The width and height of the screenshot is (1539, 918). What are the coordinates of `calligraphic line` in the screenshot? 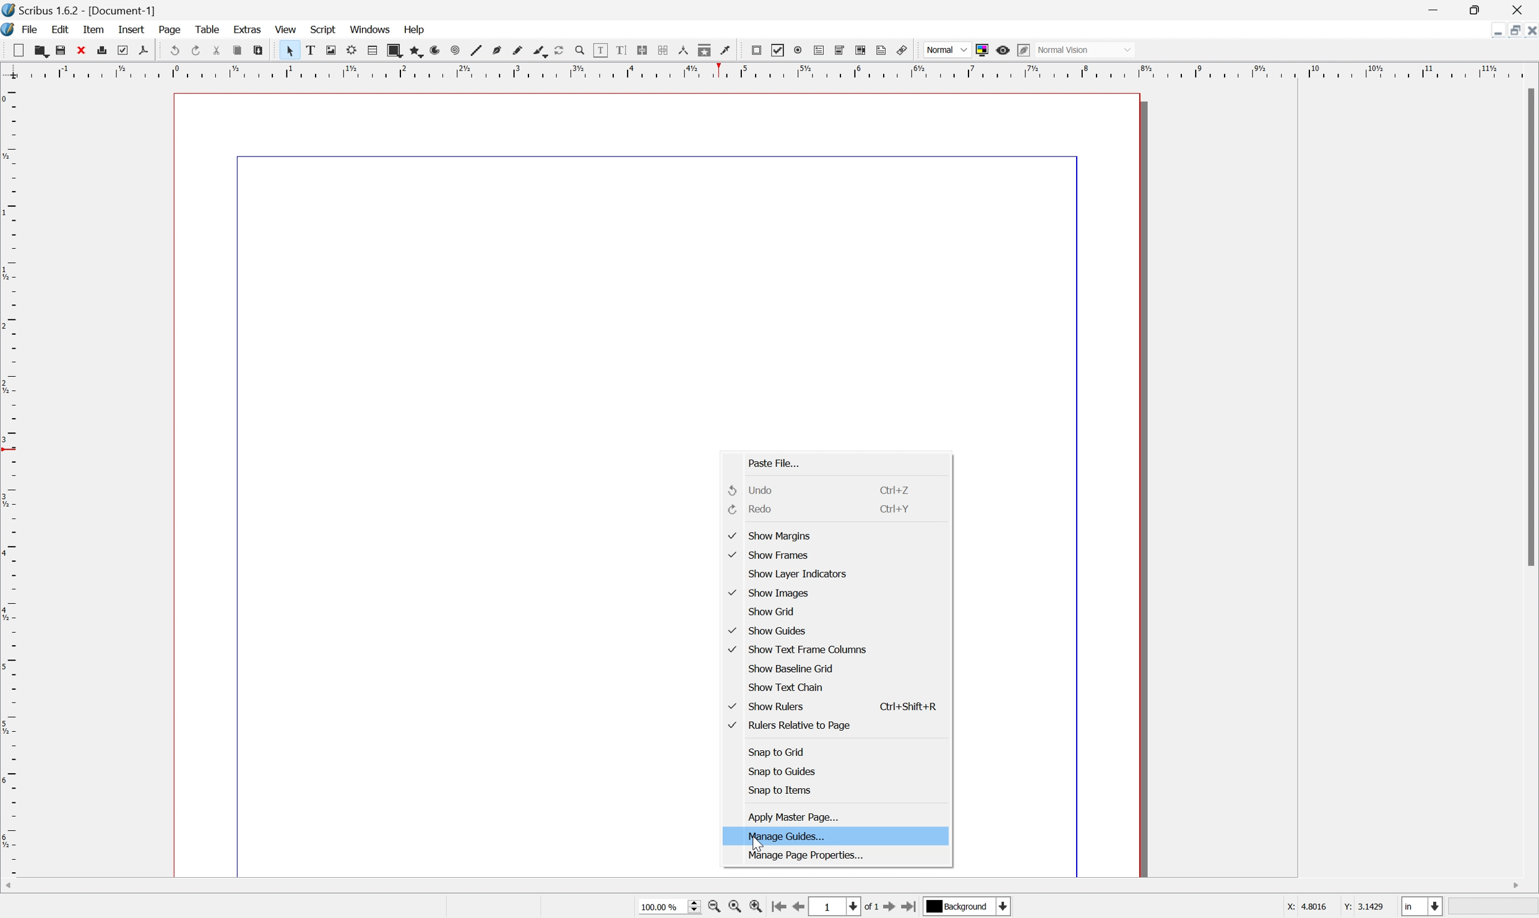 It's located at (539, 49).